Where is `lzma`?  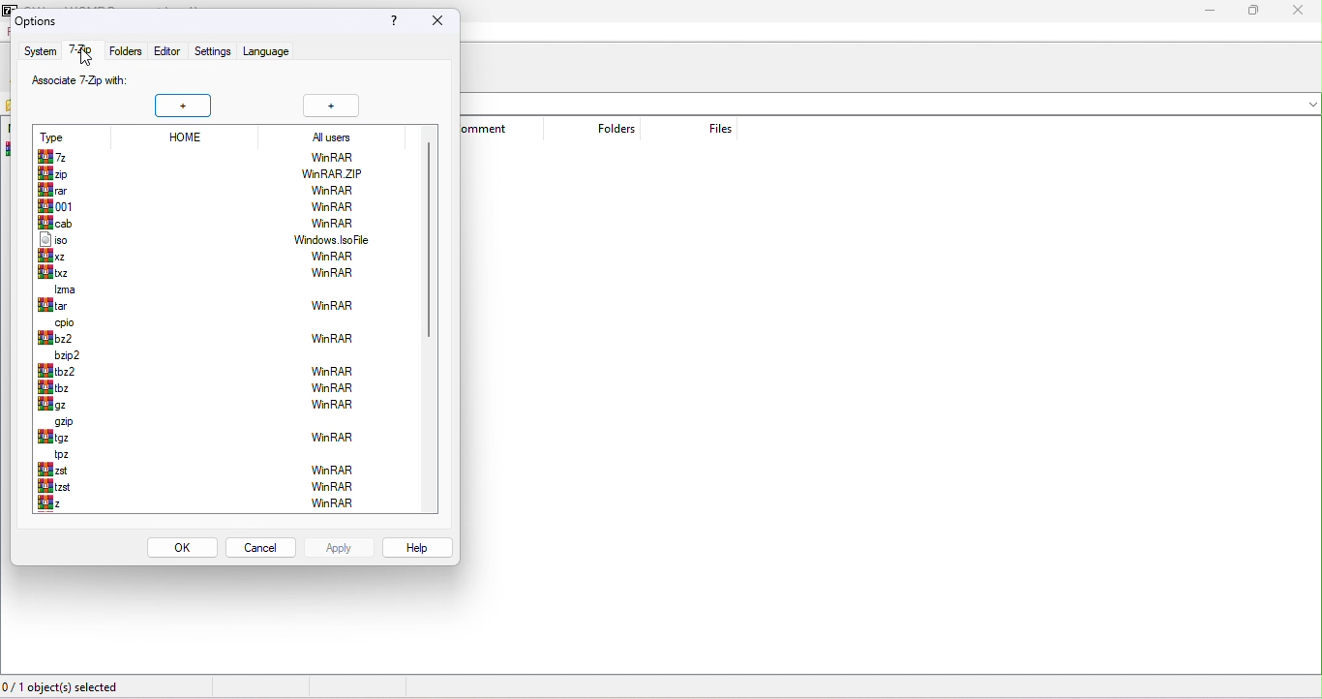
lzma is located at coordinates (60, 289).